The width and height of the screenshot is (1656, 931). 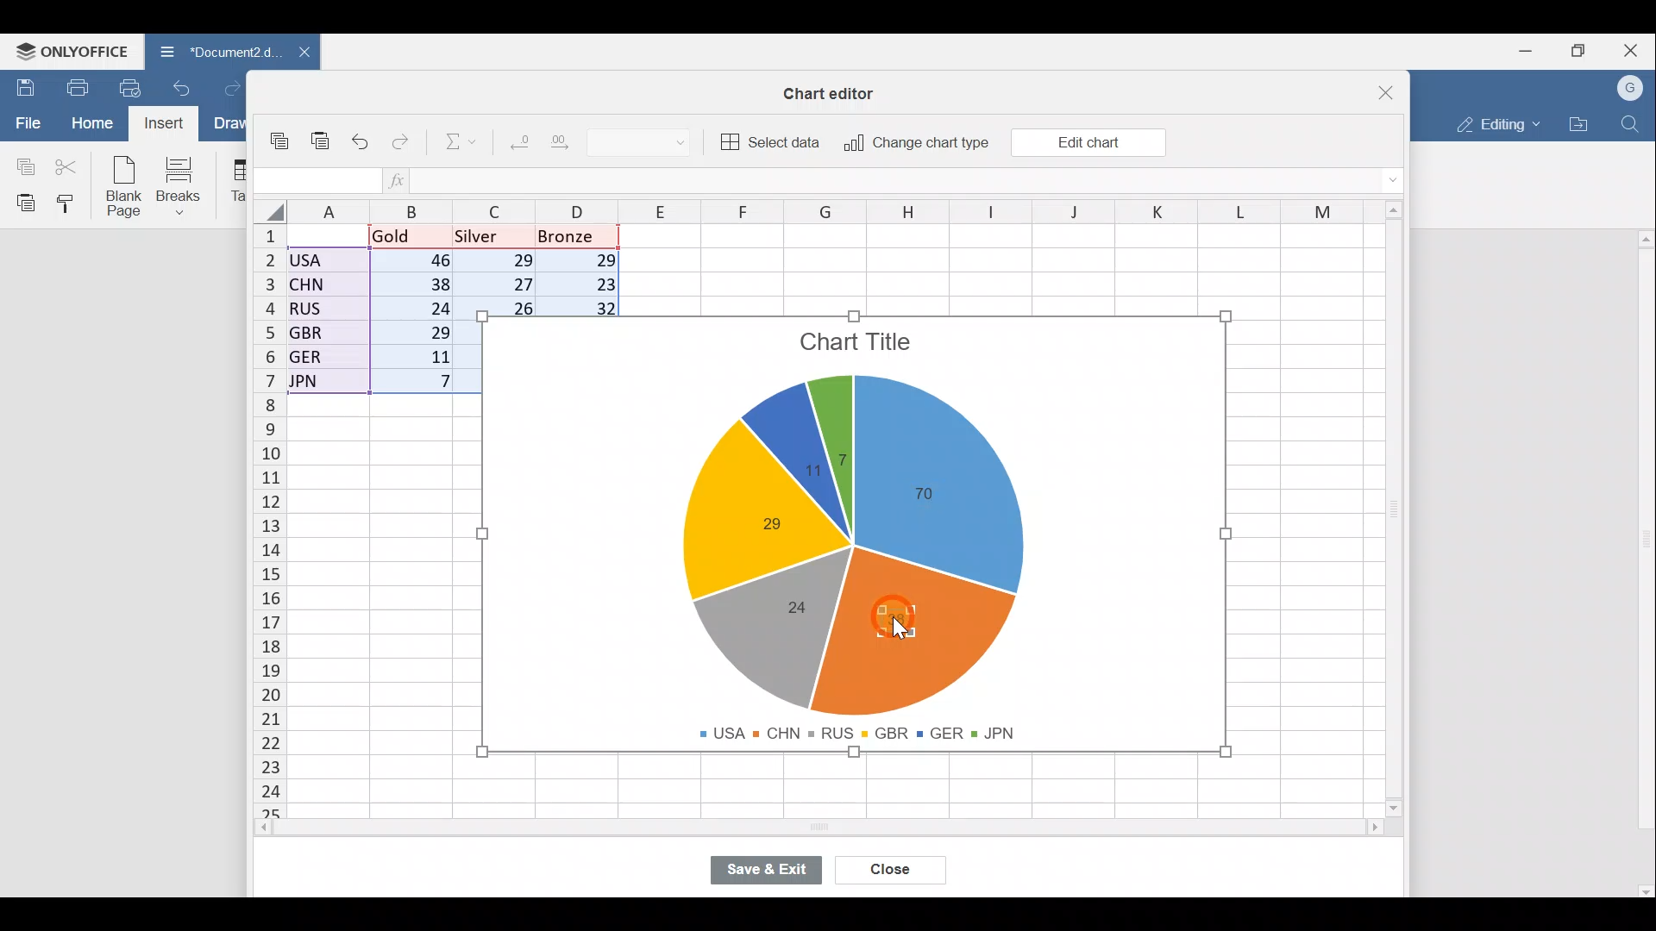 What do you see at coordinates (170, 123) in the screenshot?
I see `Cursor on Insert` at bounding box center [170, 123].